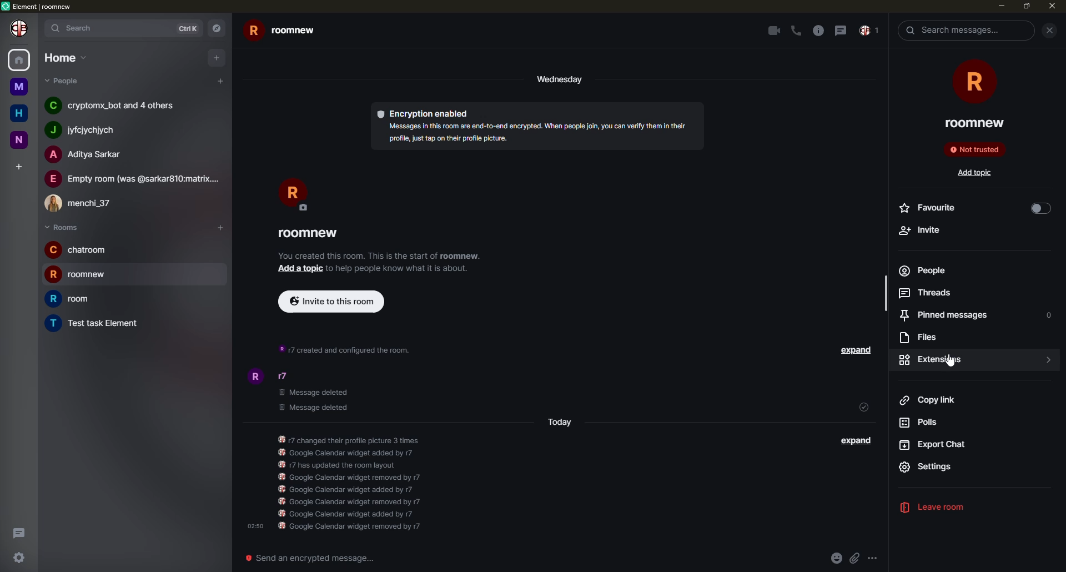 This screenshot has height=572, width=1066. I want to click on emoji, so click(836, 558).